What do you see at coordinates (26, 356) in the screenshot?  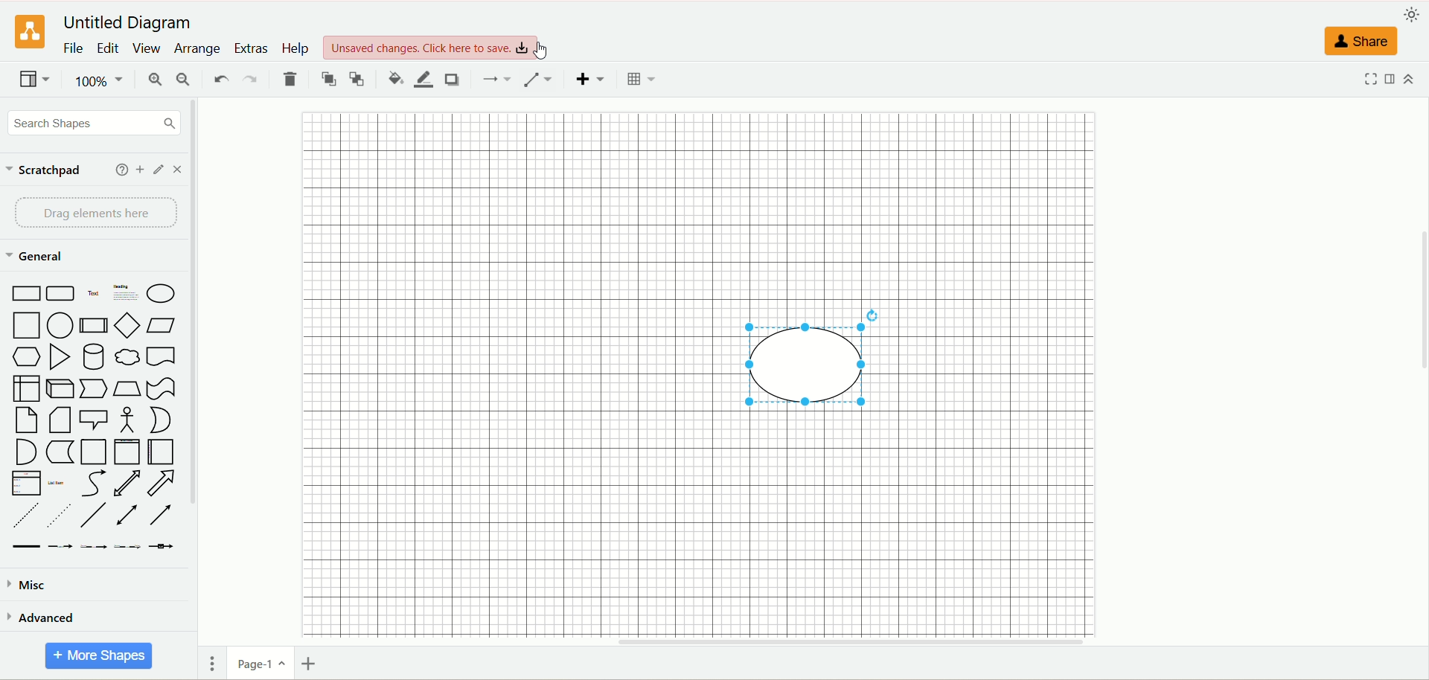 I see `hexagon` at bounding box center [26, 356].